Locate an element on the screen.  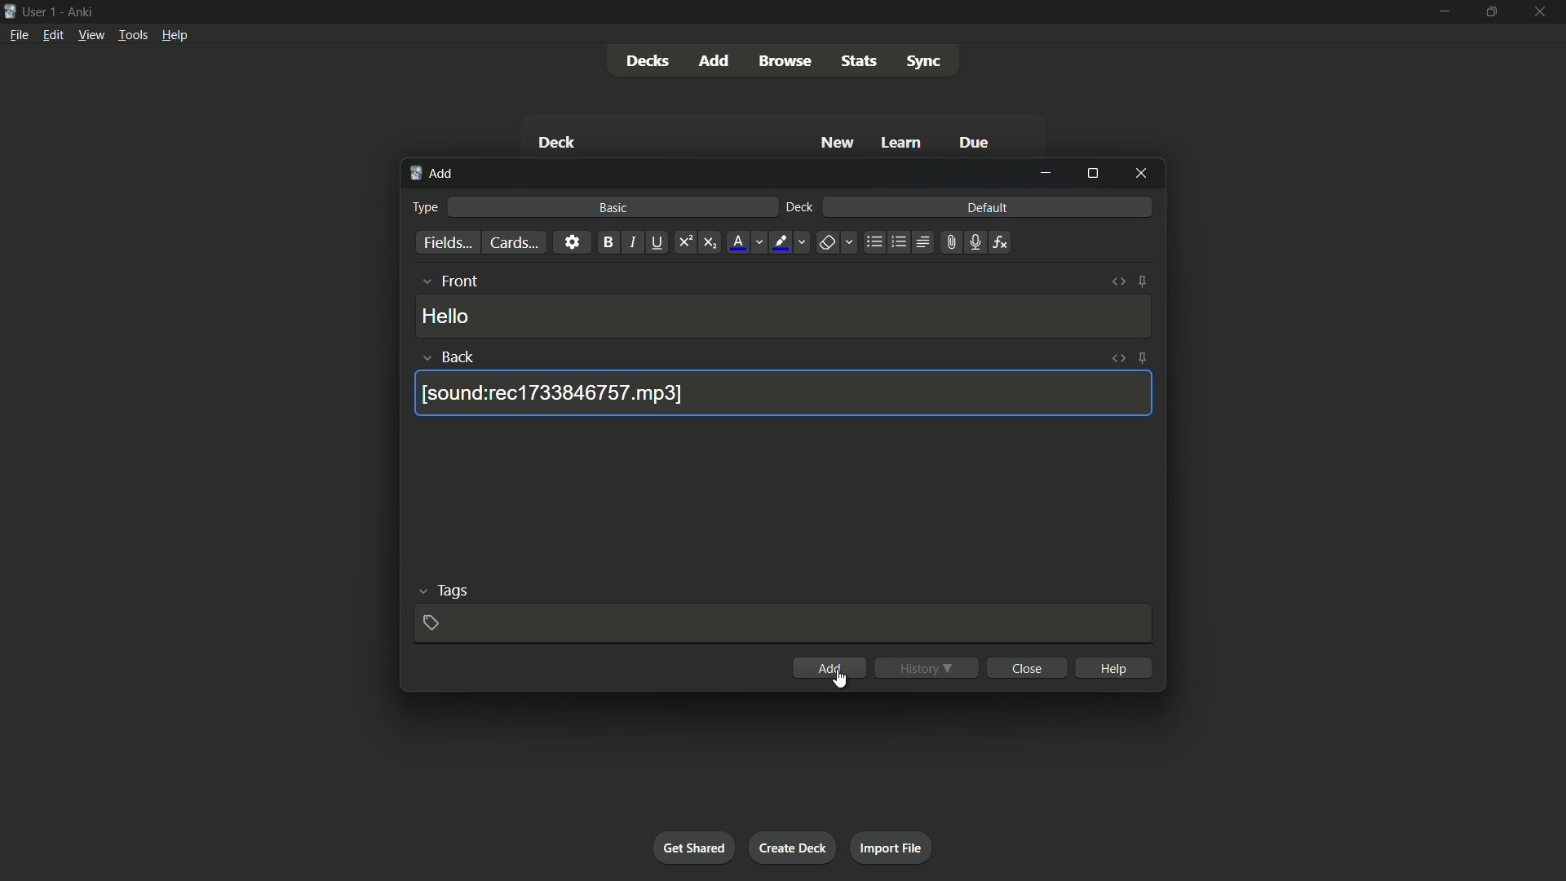
ordered list is located at coordinates (900, 241).